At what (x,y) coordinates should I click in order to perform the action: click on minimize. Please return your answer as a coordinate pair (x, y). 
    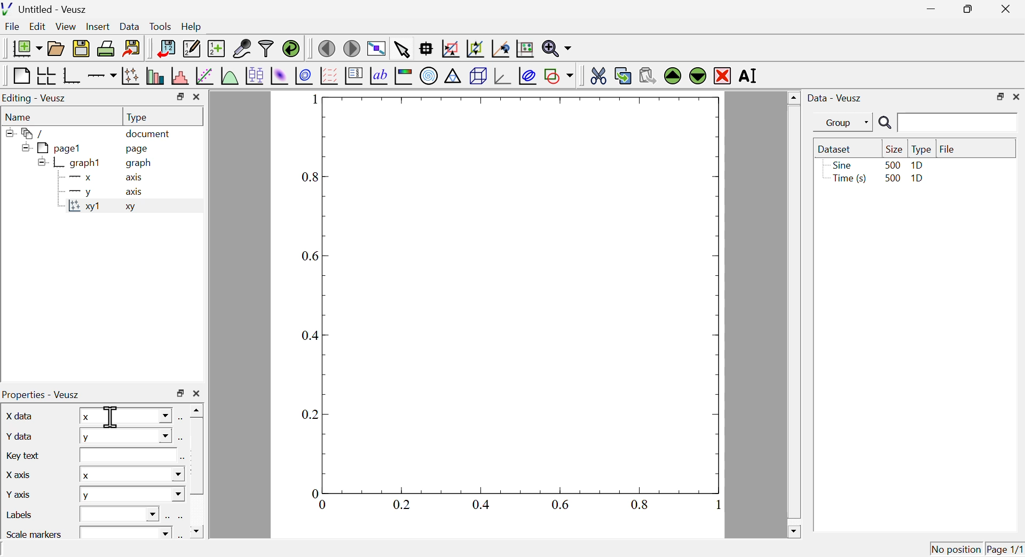
    Looking at the image, I should click on (928, 9).